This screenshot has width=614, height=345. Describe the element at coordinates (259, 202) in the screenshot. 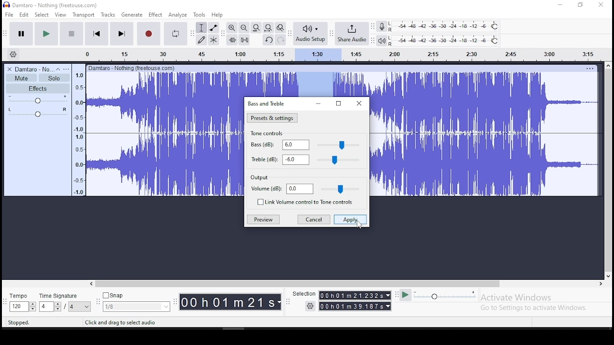

I see `unchecked` at that location.